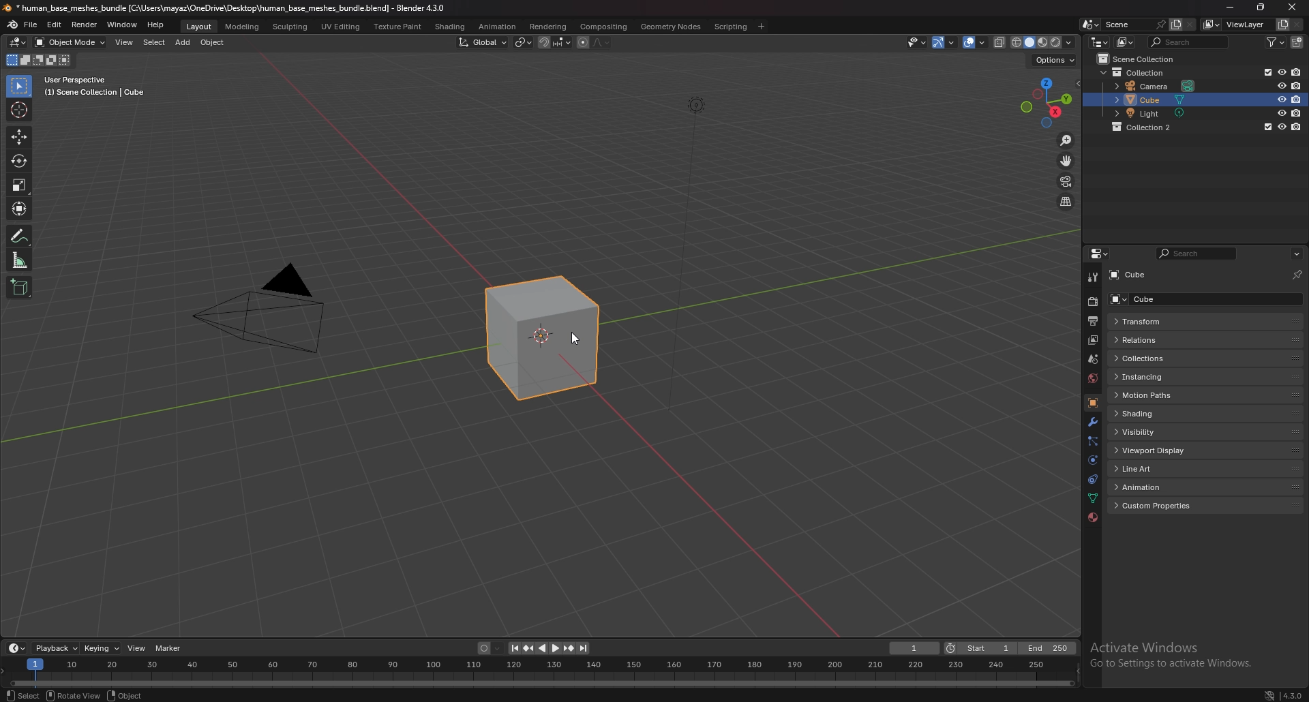 The height and width of the screenshot is (702, 1309). What do you see at coordinates (1093, 403) in the screenshot?
I see `object` at bounding box center [1093, 403].